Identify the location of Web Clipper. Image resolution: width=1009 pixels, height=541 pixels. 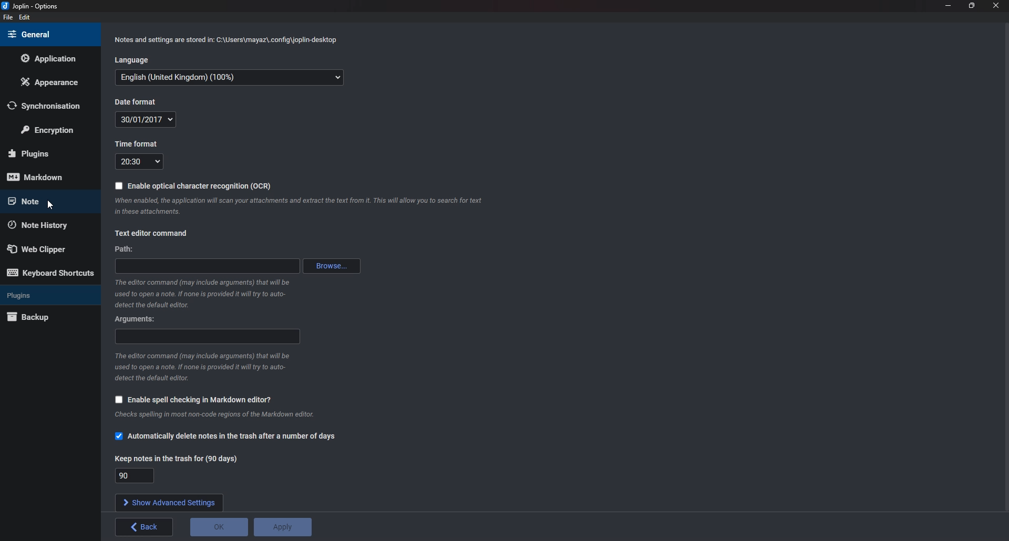
(49, 247).